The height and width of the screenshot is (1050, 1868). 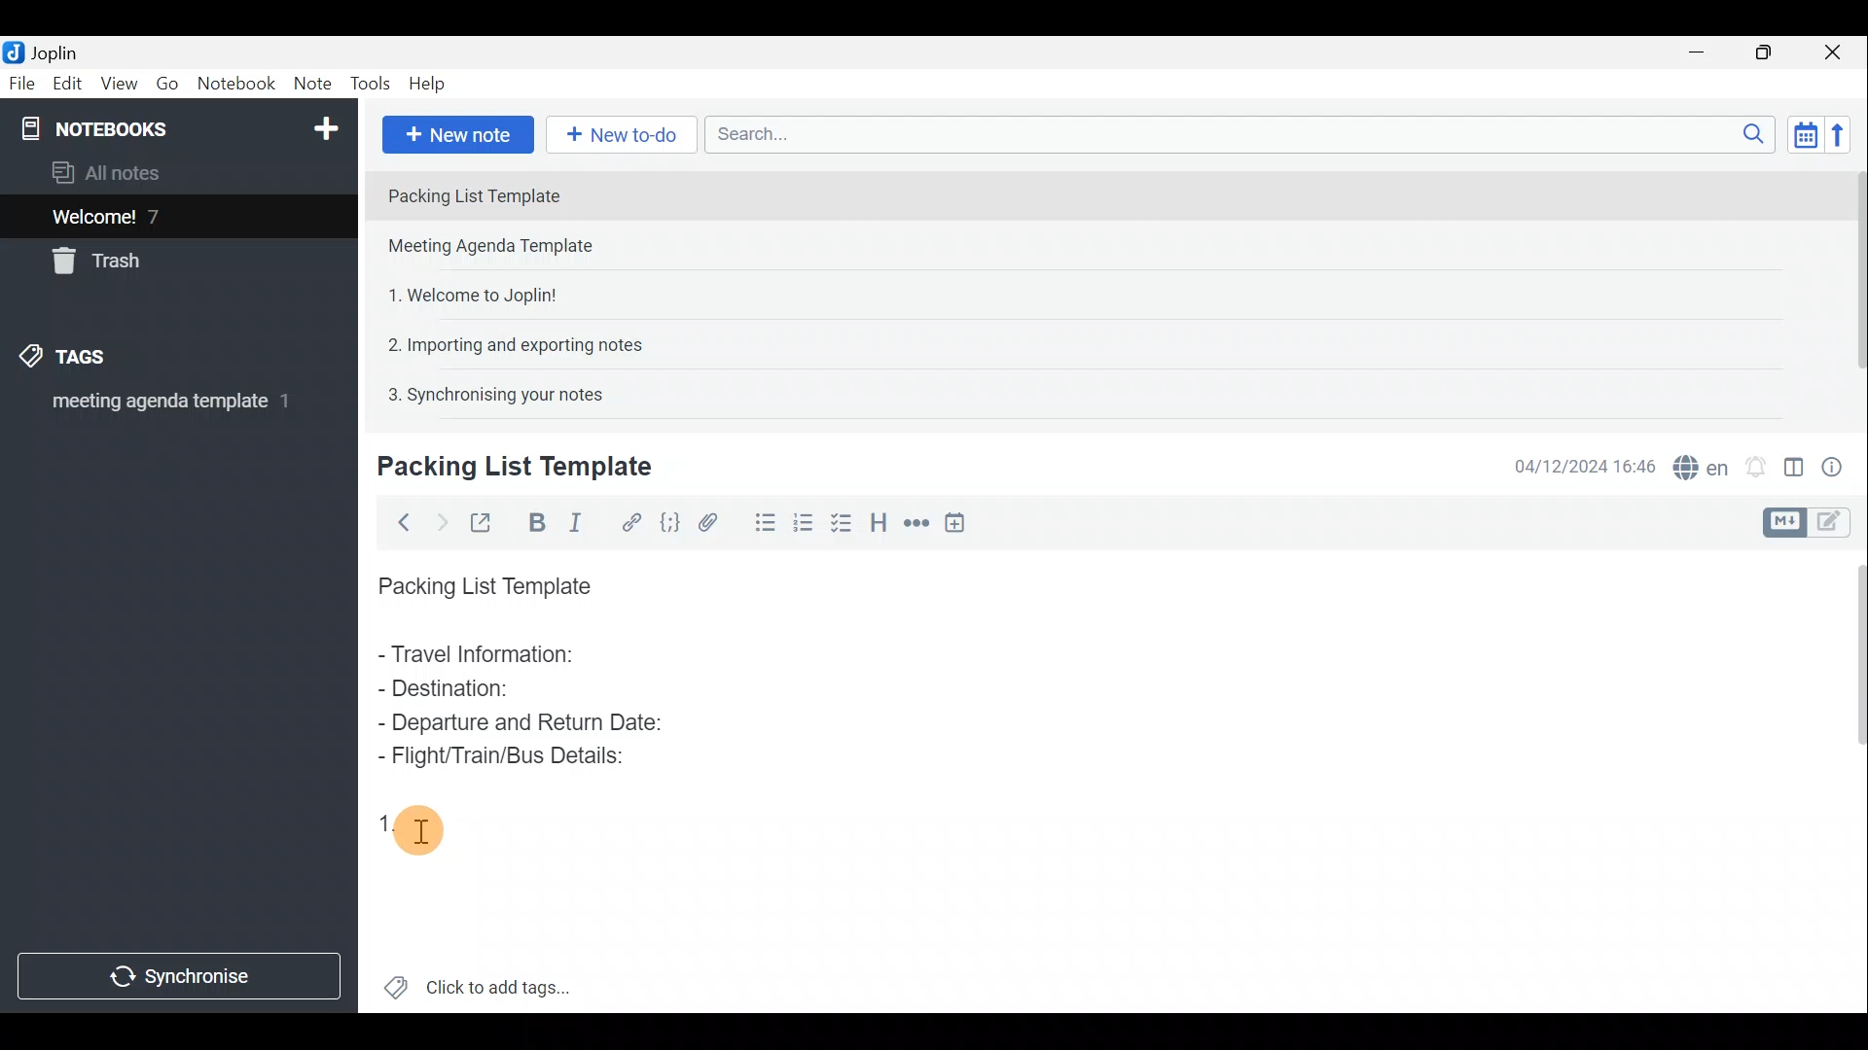 I want to click on Hyperlink, so click(x=628, y=520).